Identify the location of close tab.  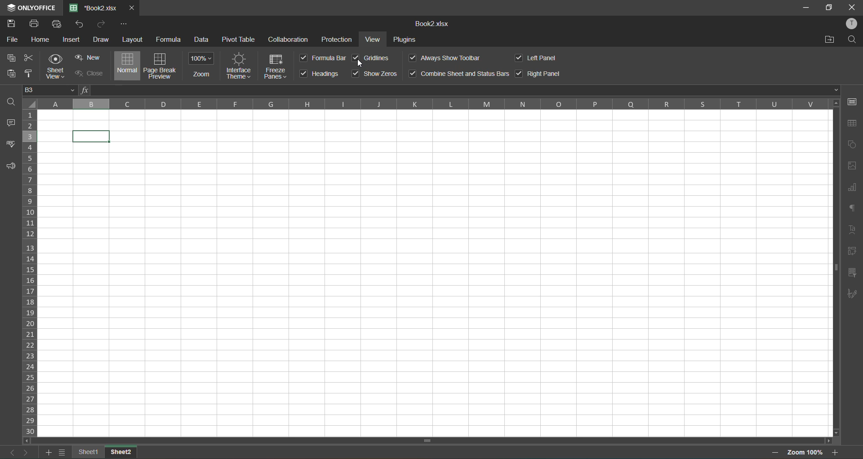
(130, 7).